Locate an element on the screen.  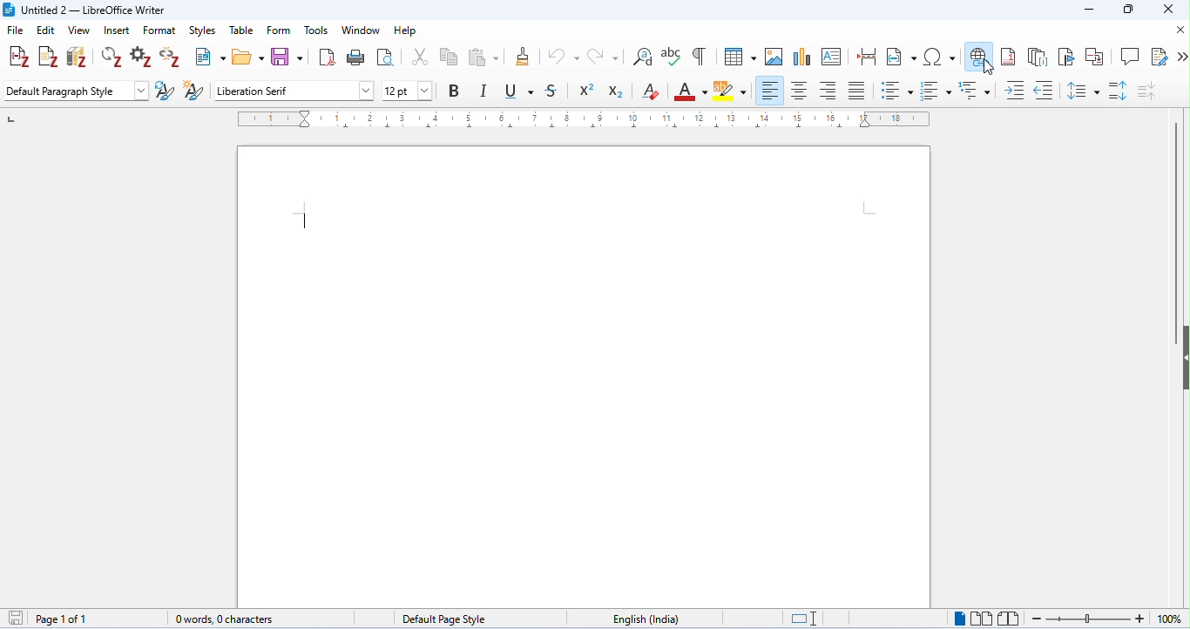
add/edit citations is located at coordinates (20, 58).